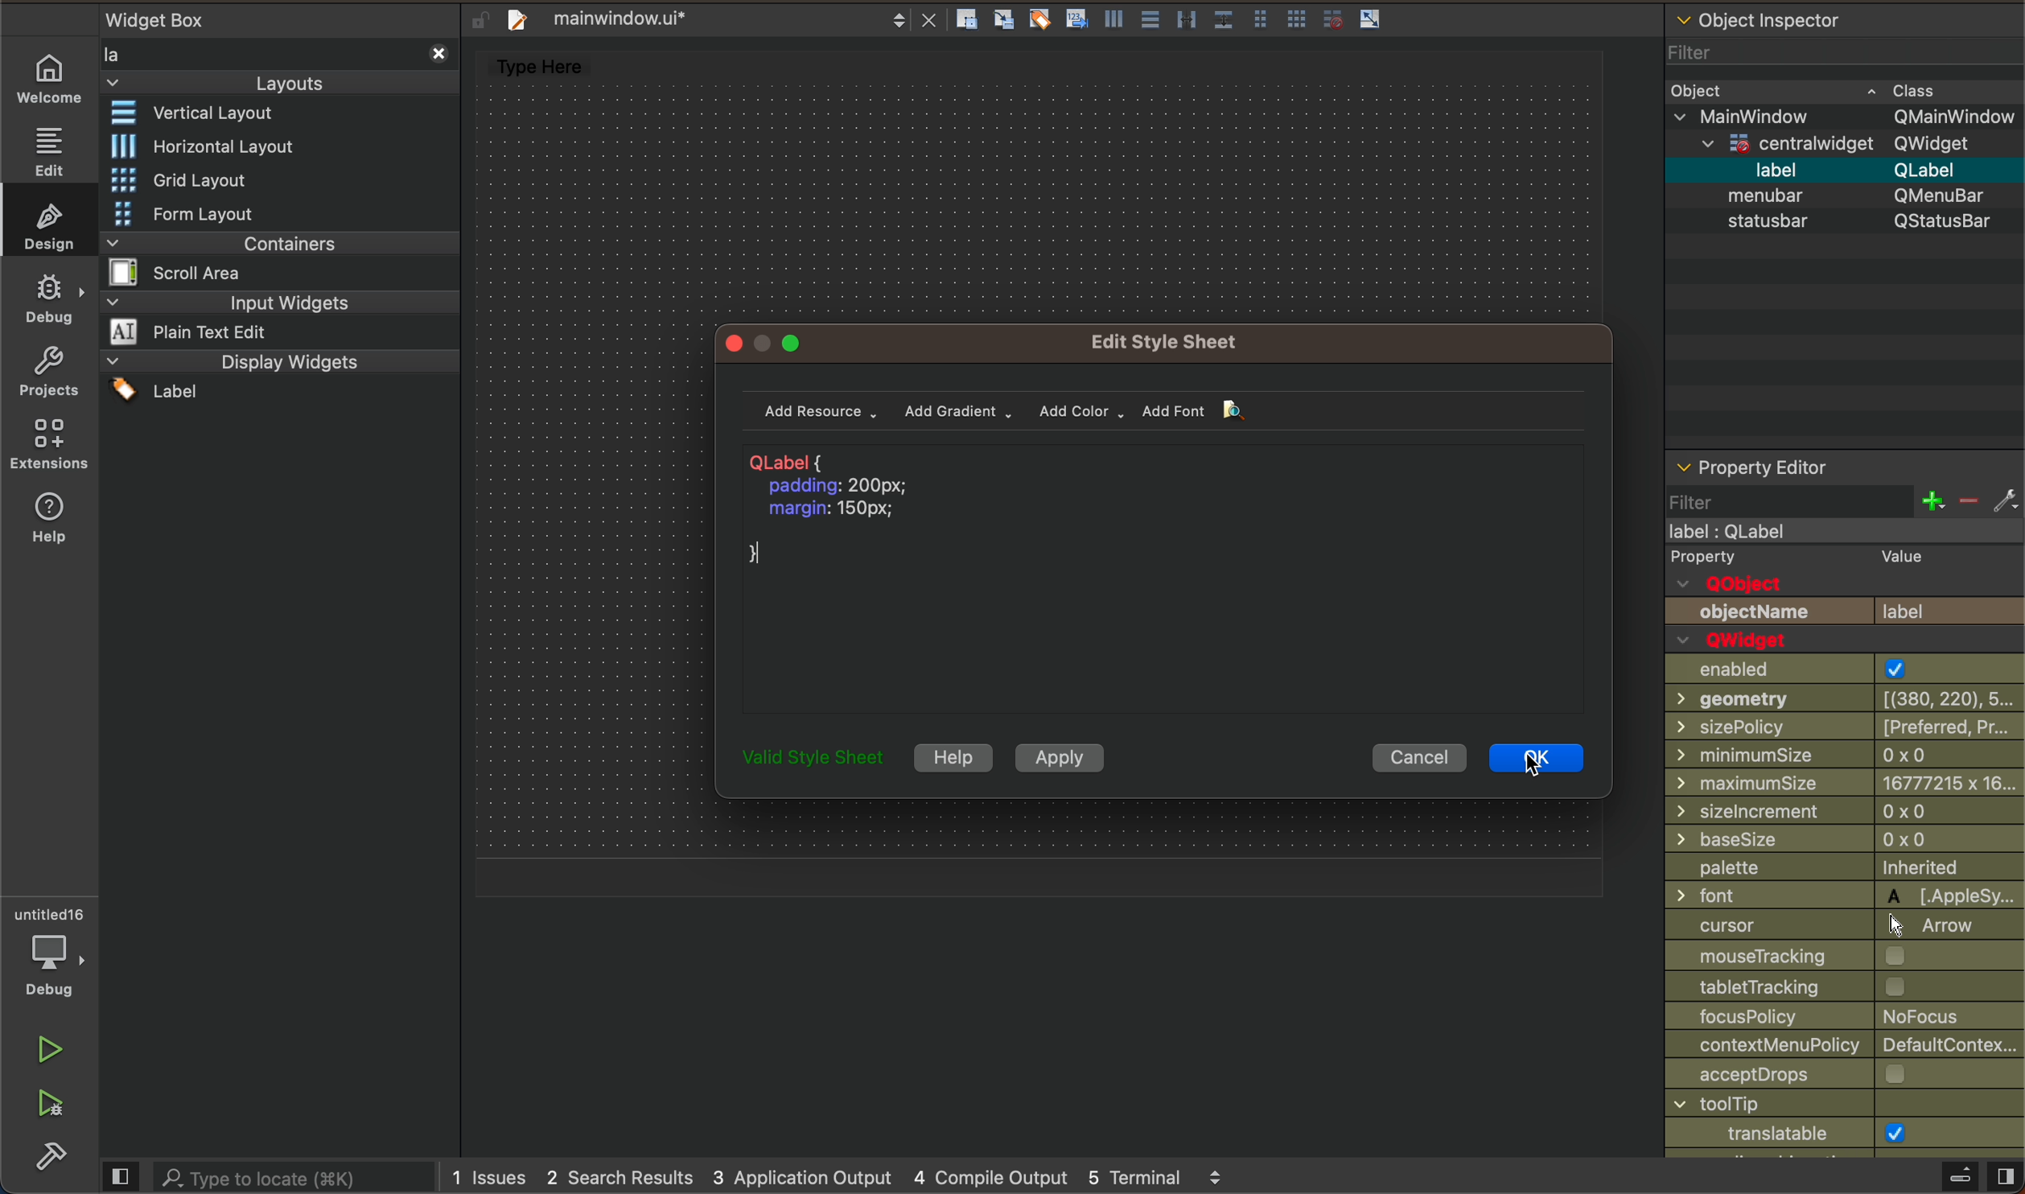 The width and height of the screenshot is (2025, 1194). I want to click on debug, so click(52, 299).